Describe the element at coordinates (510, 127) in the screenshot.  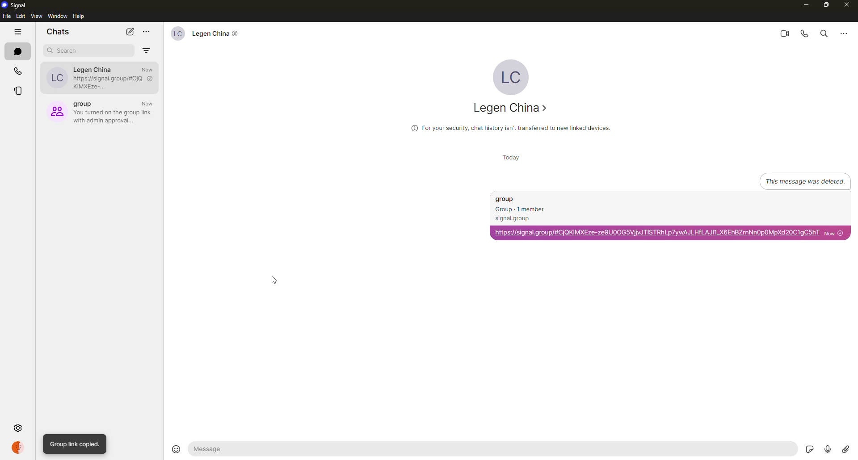
I see `info` at that location.